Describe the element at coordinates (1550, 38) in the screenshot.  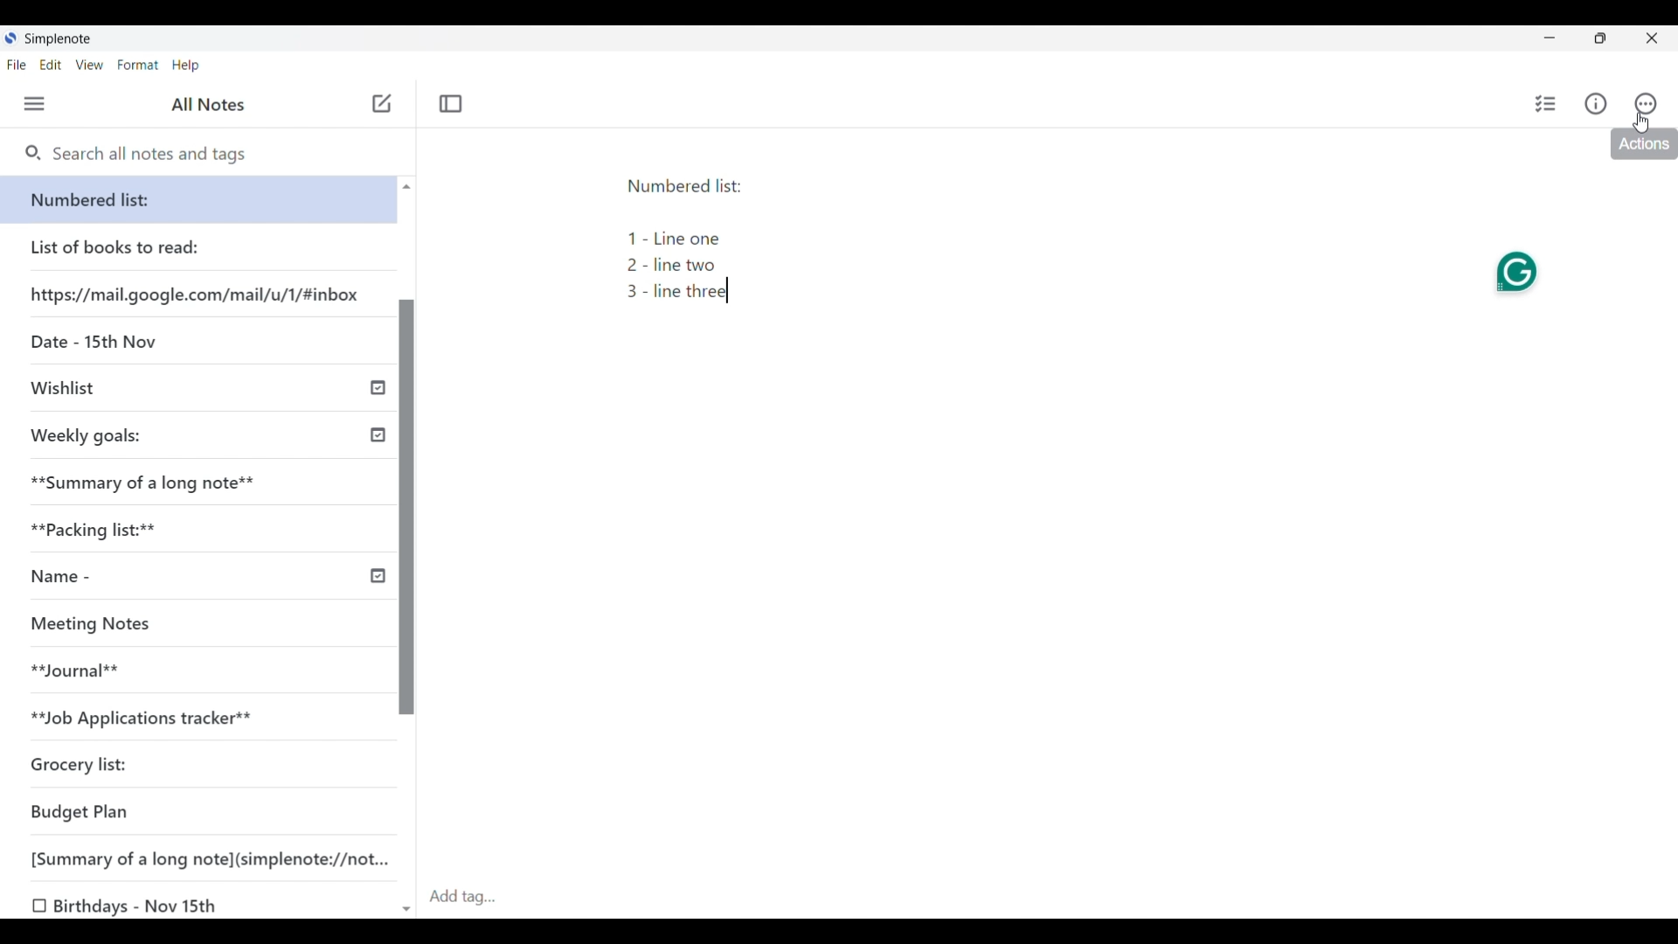
I see `Minimize` at that location.